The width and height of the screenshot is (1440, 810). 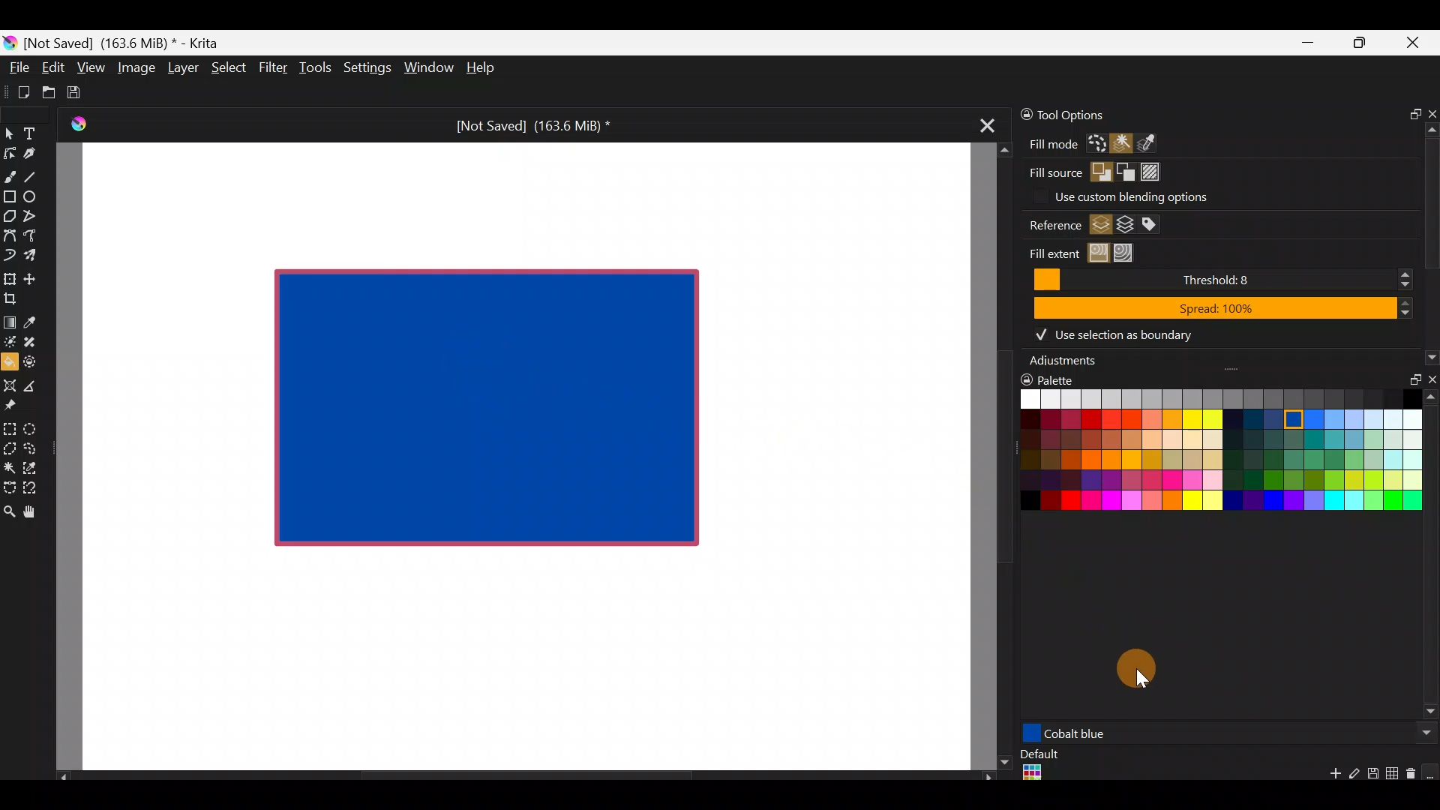 I want to click on [Not Saved] (163.6 MiB) * - Krita, so click(x=130, y=43).